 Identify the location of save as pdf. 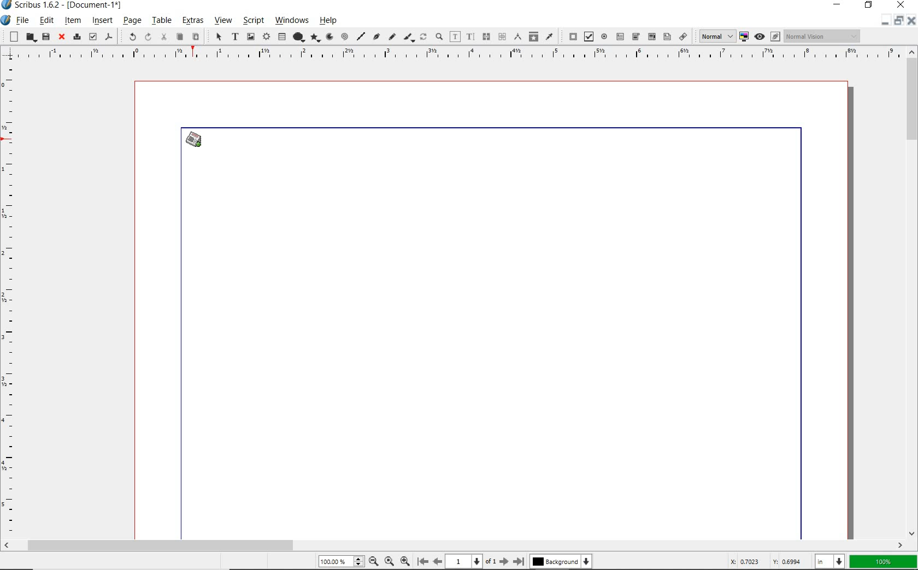
(107, 38).